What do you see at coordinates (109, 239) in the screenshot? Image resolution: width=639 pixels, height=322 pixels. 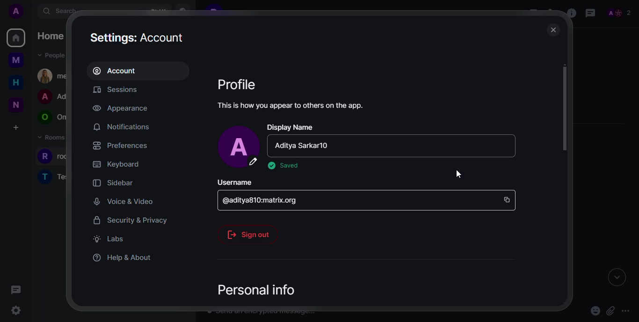 I see `labs` at bounding box center [109, 239].